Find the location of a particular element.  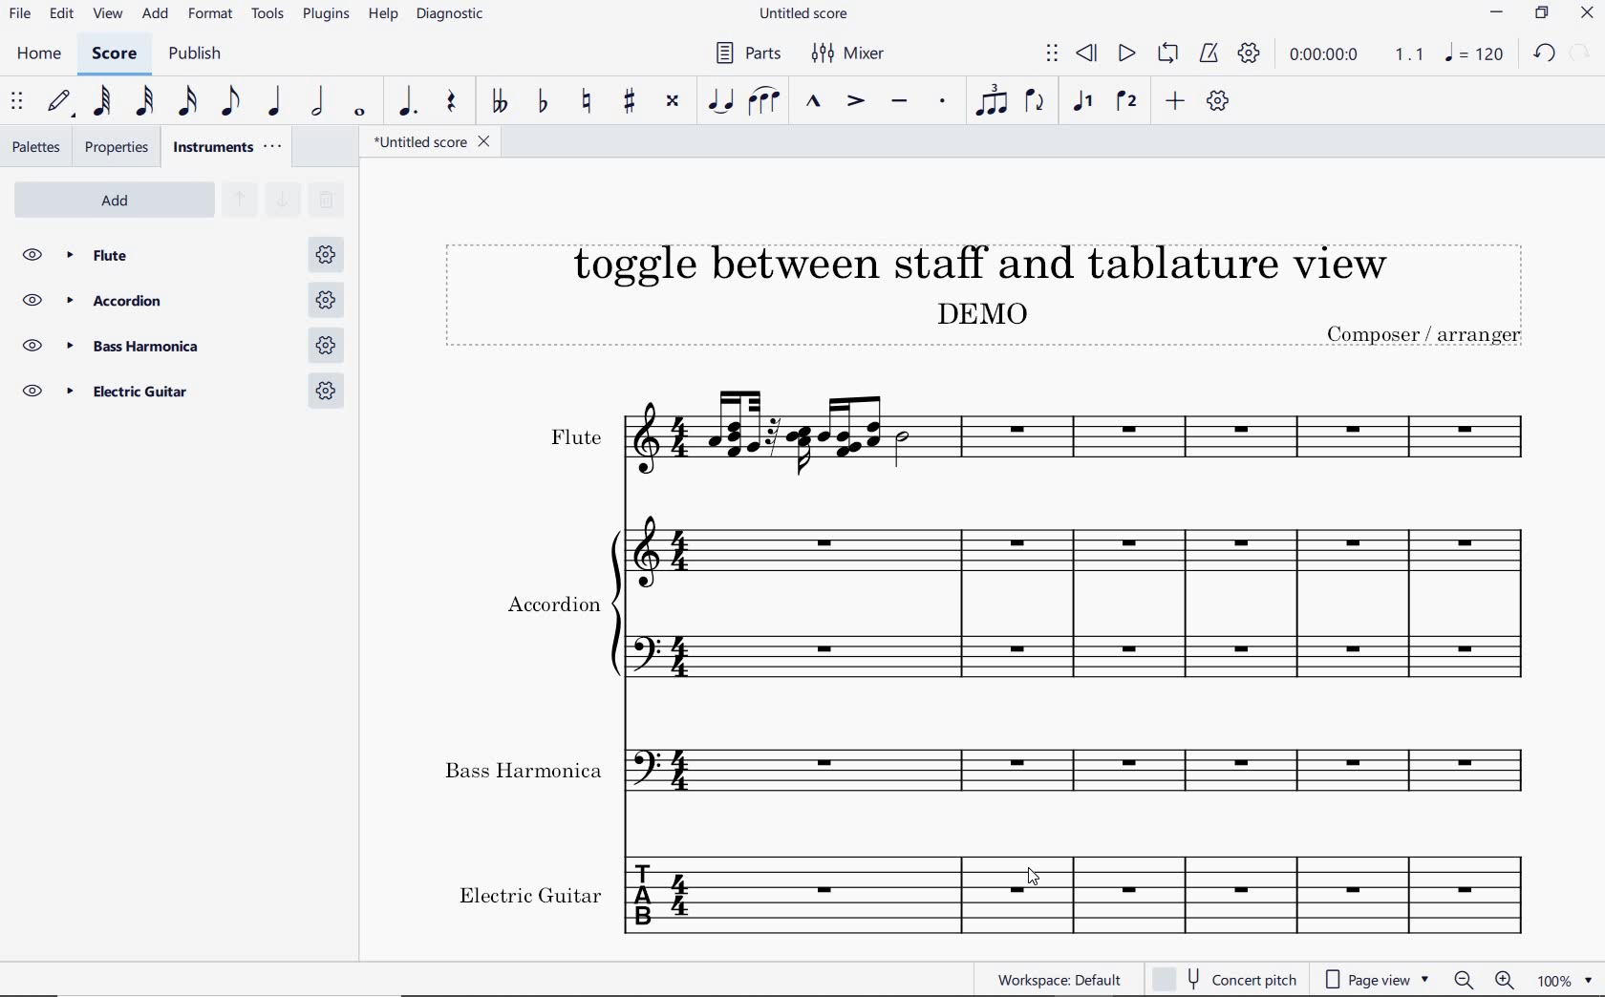

file name is located at coordinates (436, 145).